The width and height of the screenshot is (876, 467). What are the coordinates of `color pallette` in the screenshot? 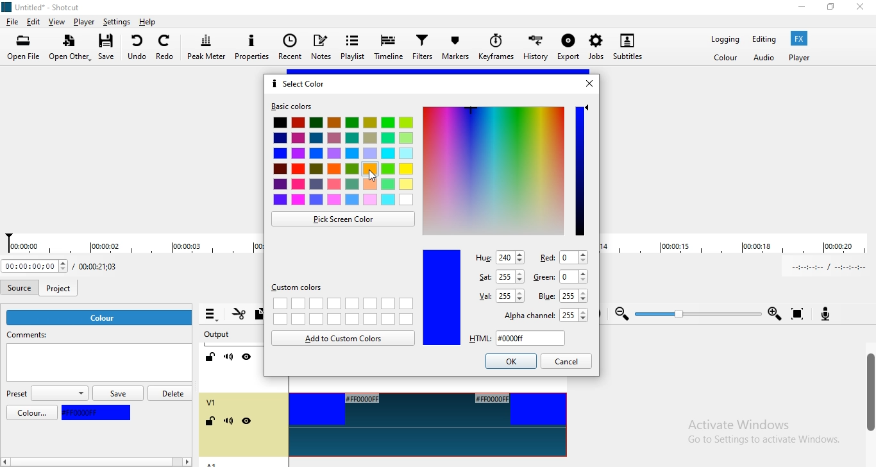 It's located at (494, 169).